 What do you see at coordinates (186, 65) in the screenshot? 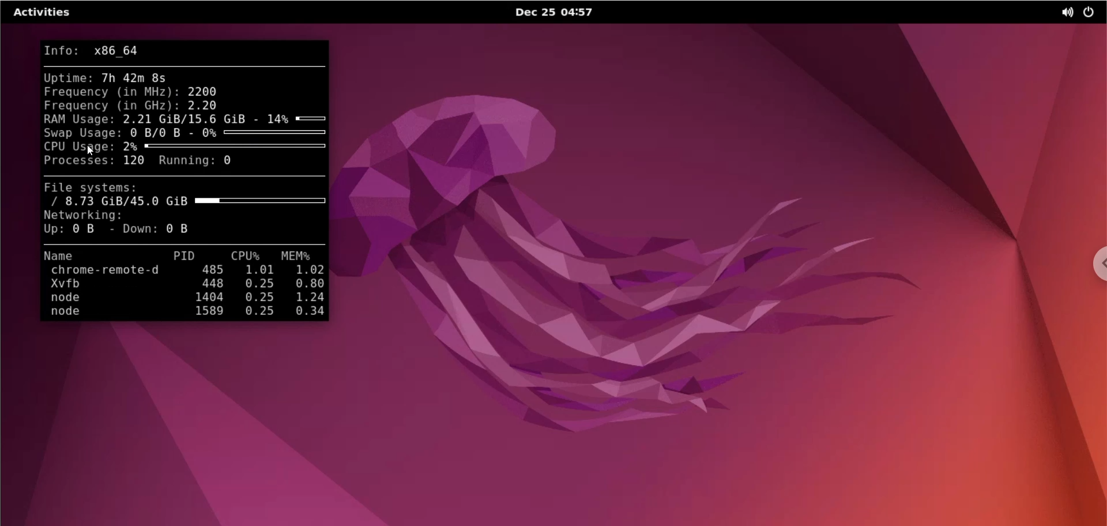
I see `line` at bounding box center [186, 65].